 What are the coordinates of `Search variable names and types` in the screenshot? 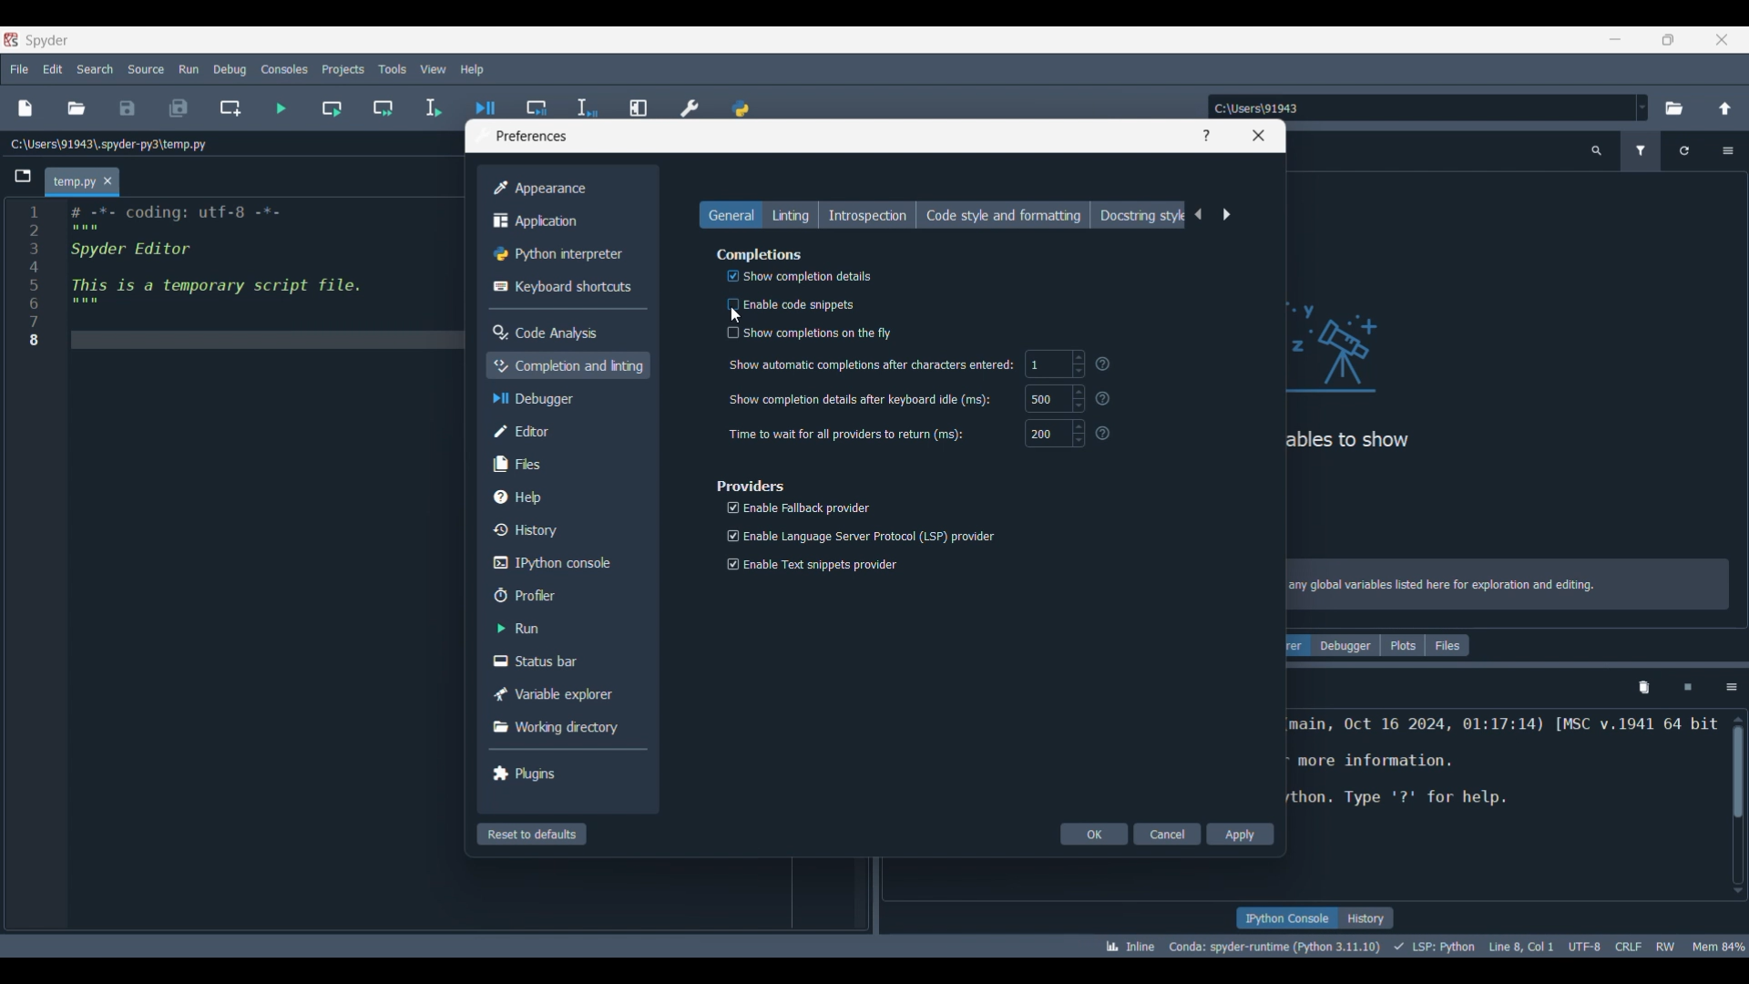 It's located at (1596, 151).